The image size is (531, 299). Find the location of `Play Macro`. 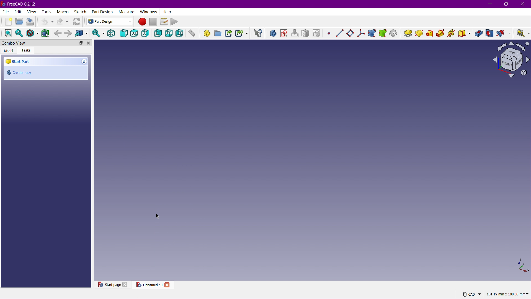

Play Macro is located at coordinates (177, 22).